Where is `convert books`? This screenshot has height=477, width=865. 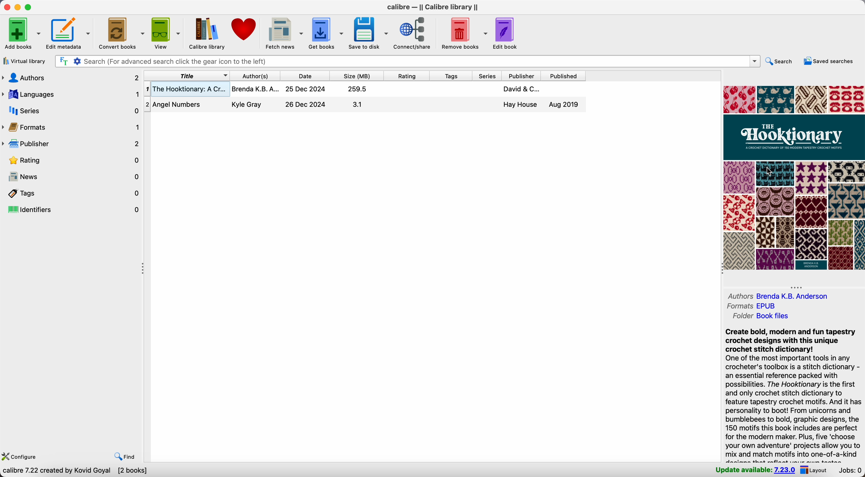
convert books is located at coordinates (120, 32).